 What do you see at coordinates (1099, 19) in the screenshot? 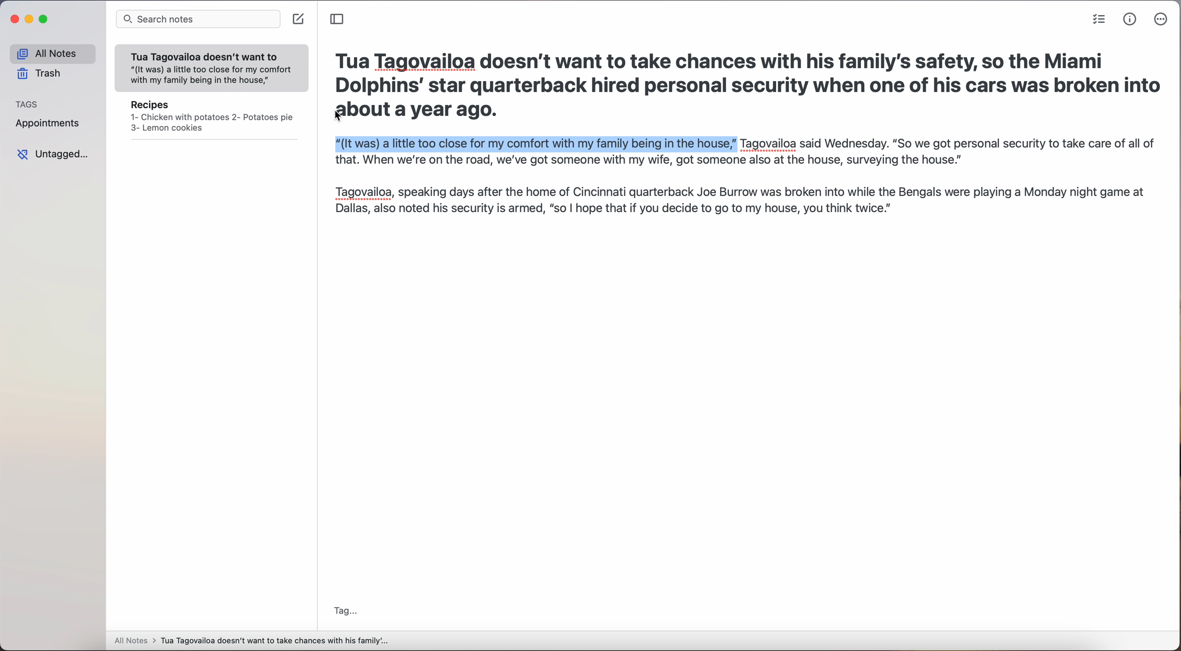
I see `check list` at bounding box center [1099, 19].